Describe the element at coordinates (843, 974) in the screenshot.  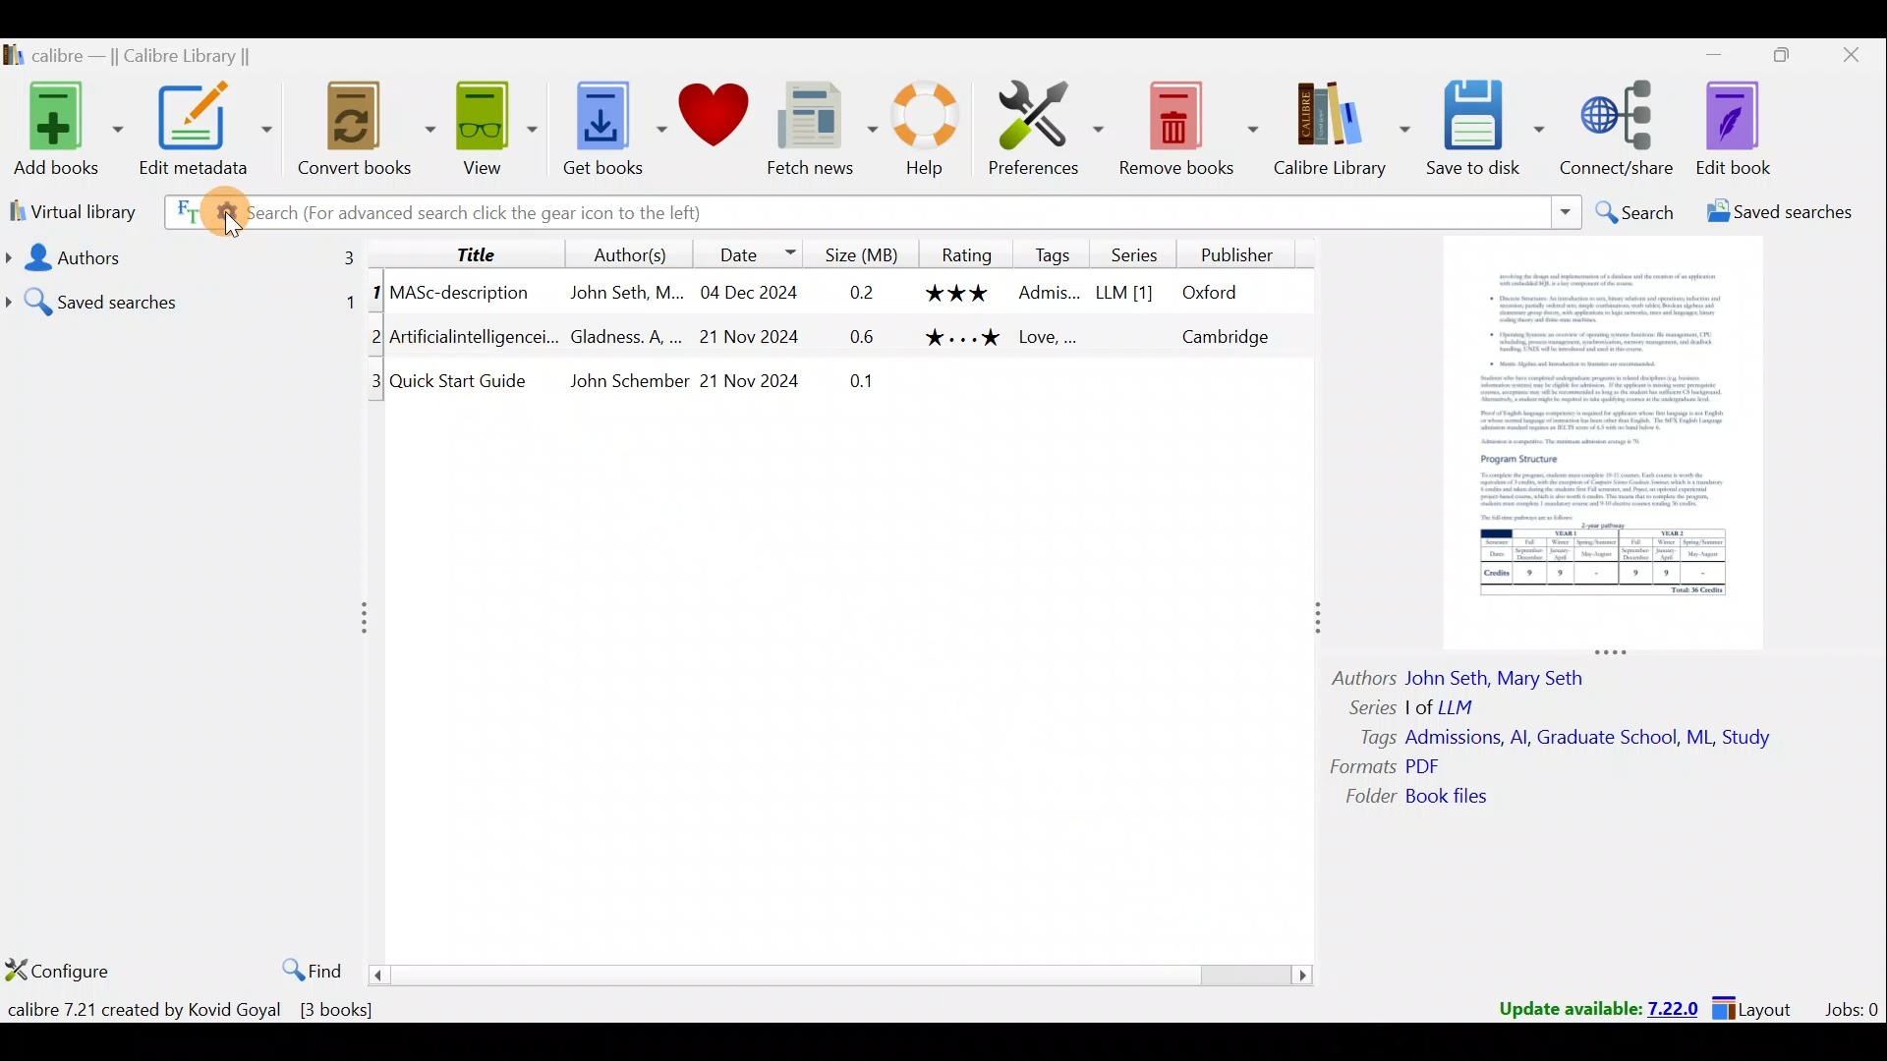
I see `Scroll bar` at that location.